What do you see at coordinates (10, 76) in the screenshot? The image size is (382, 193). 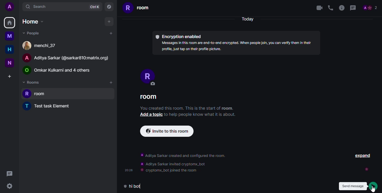 I see `create a space` at bounding box center [10, 76].